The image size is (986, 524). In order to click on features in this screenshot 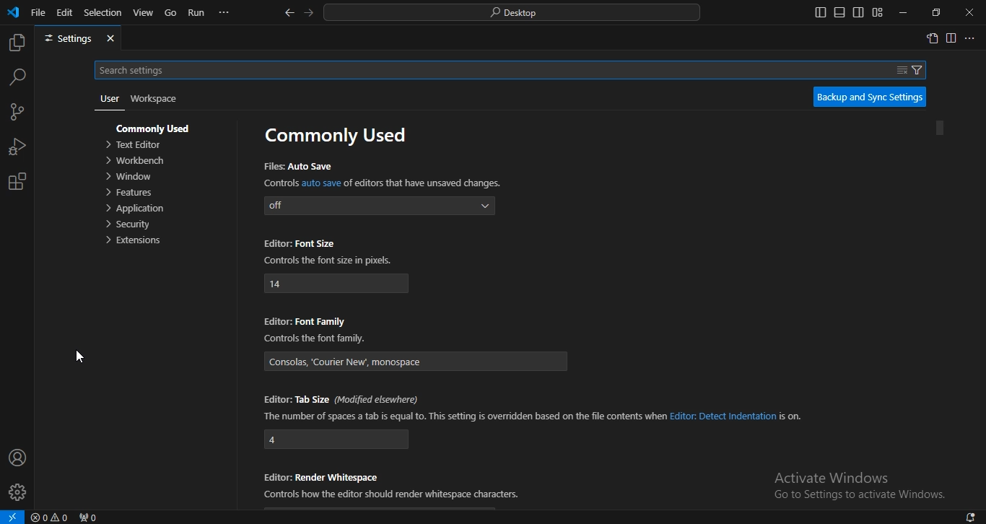, I will do `click(131, 193)`.